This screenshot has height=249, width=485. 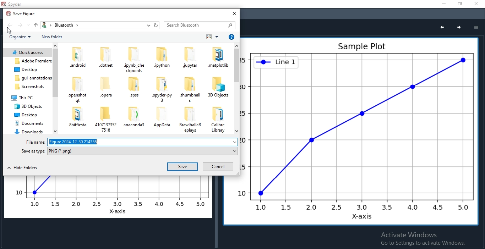 What do you see at coordinates (129, 151) in the screenshot?
I see `save as type` at bounding box center [129, 151].